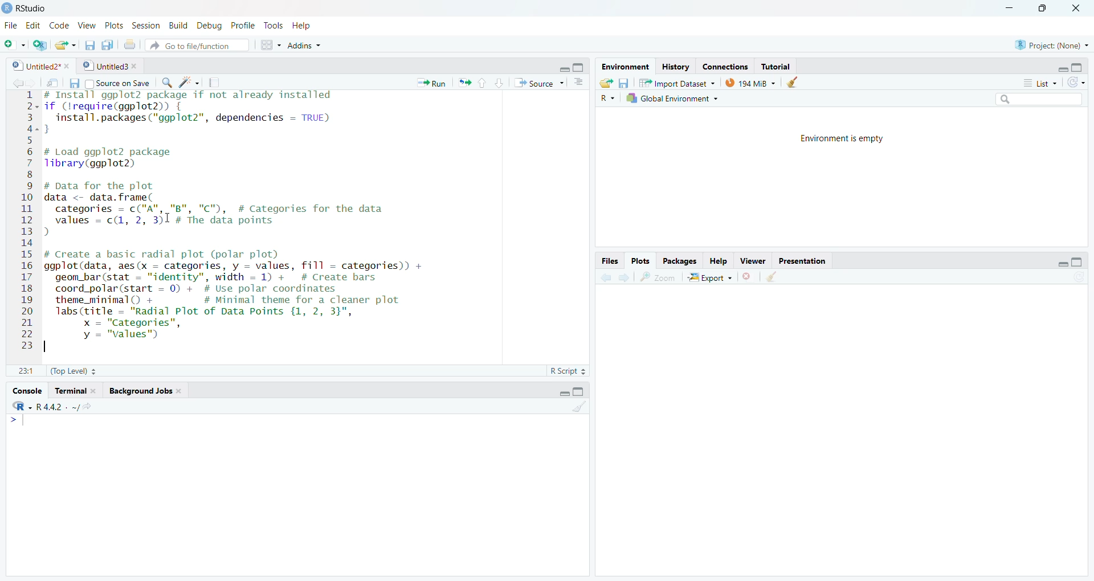  I want to click on Source , so click(540, 83).